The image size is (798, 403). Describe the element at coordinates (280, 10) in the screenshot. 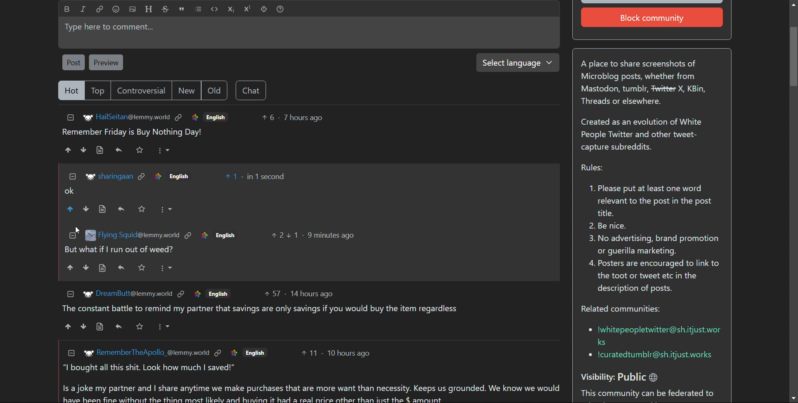

I see `help` at that location.